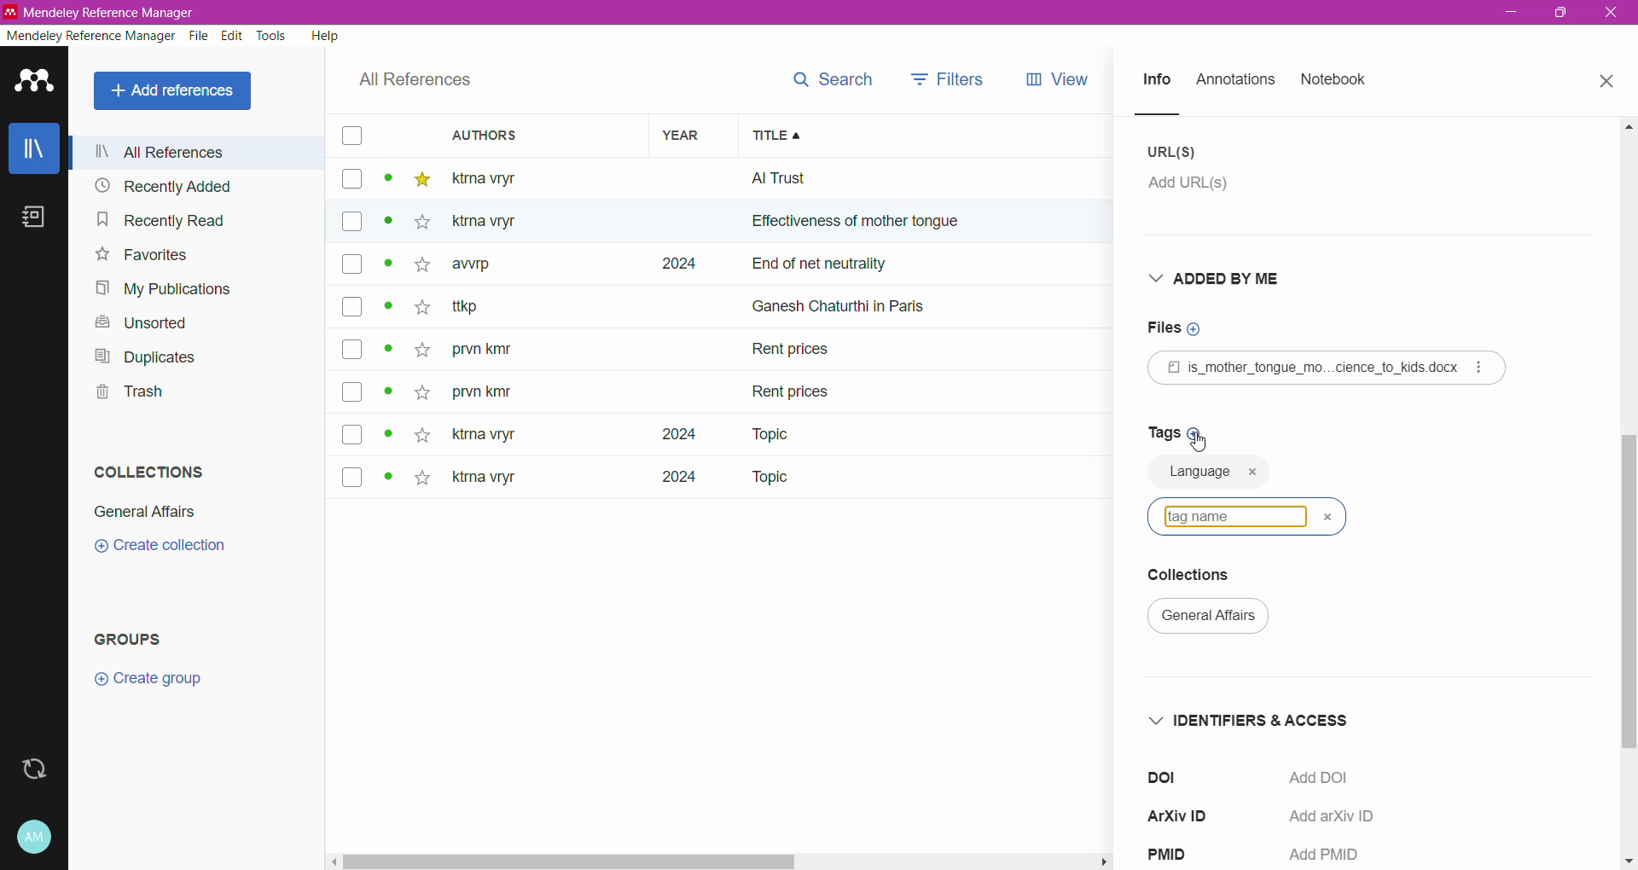 Image resolution: width=1638 pixels, height=870 pixels. I want to click on box, so click(357, 434).